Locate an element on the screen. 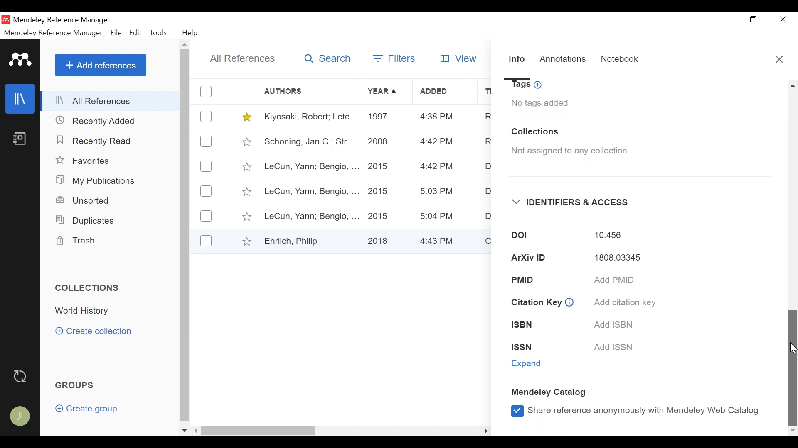 The height and width of the screenshot is (448, 798). (un)select favorite is located at coordinates (245, 241).